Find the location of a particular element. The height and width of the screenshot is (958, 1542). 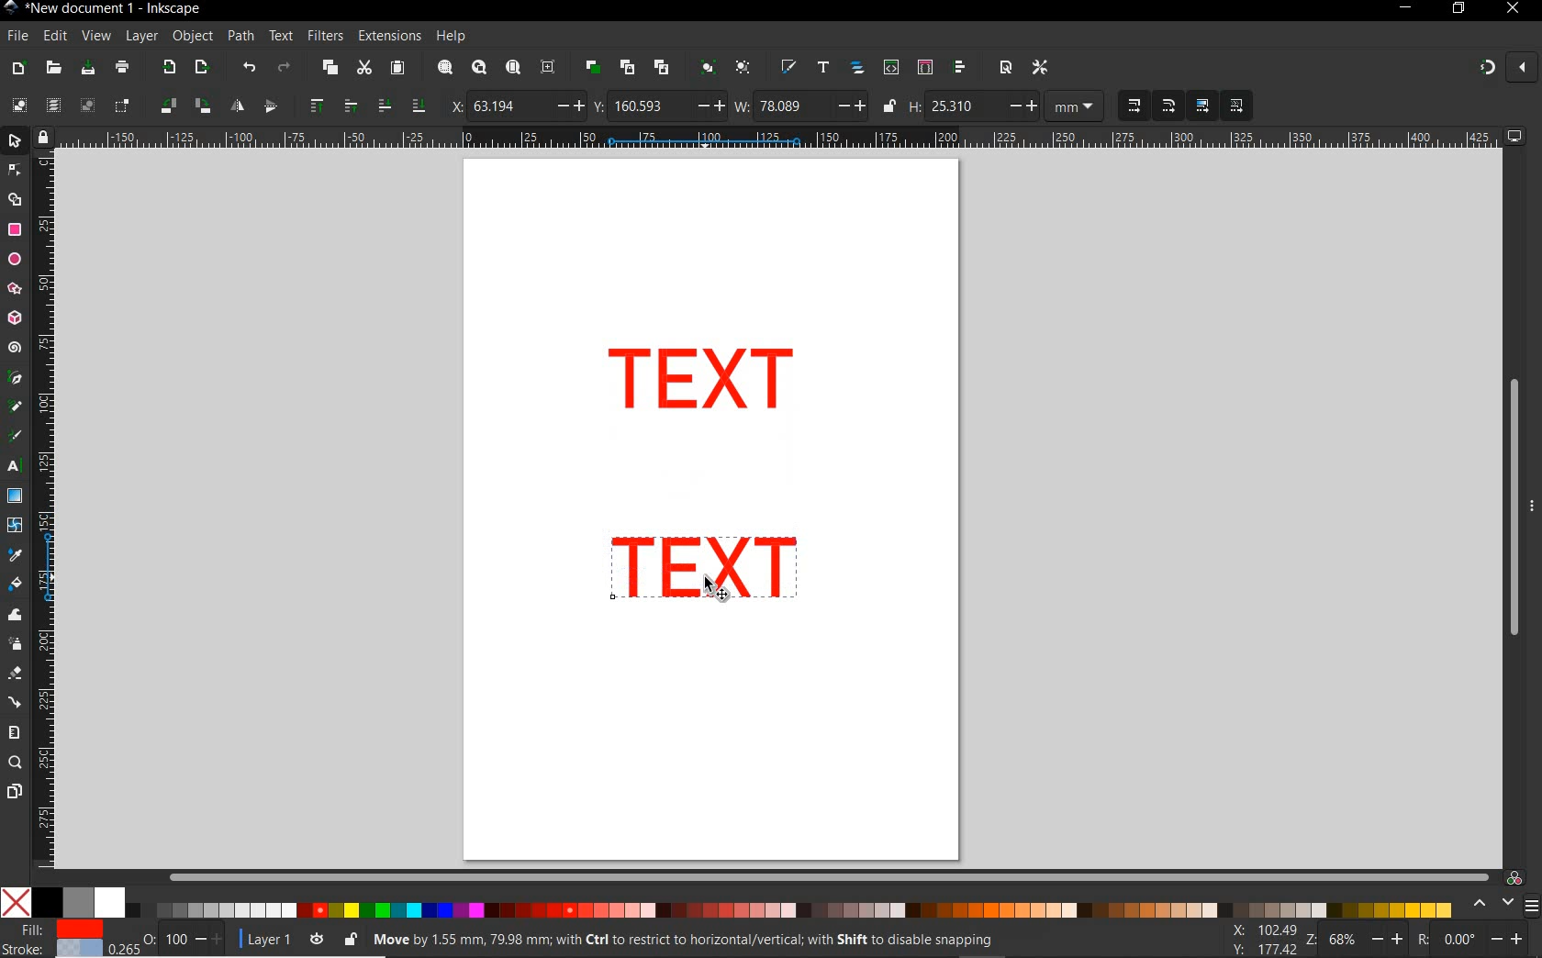

Arrow is located at coordinates (17, 184).